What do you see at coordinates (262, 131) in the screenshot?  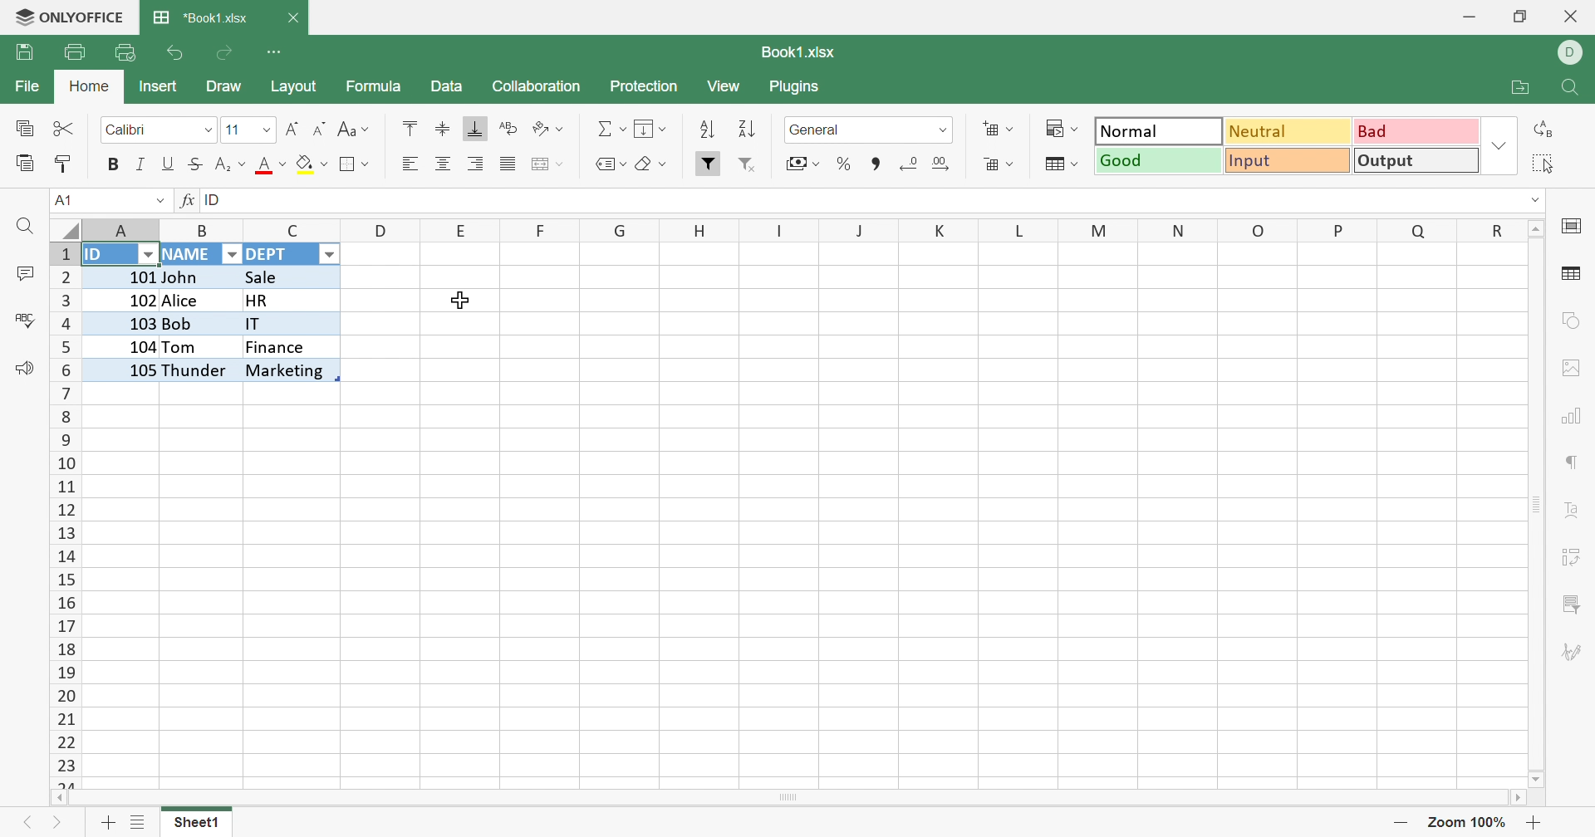 I see `Drop Down` at bounding box center [262, 131].